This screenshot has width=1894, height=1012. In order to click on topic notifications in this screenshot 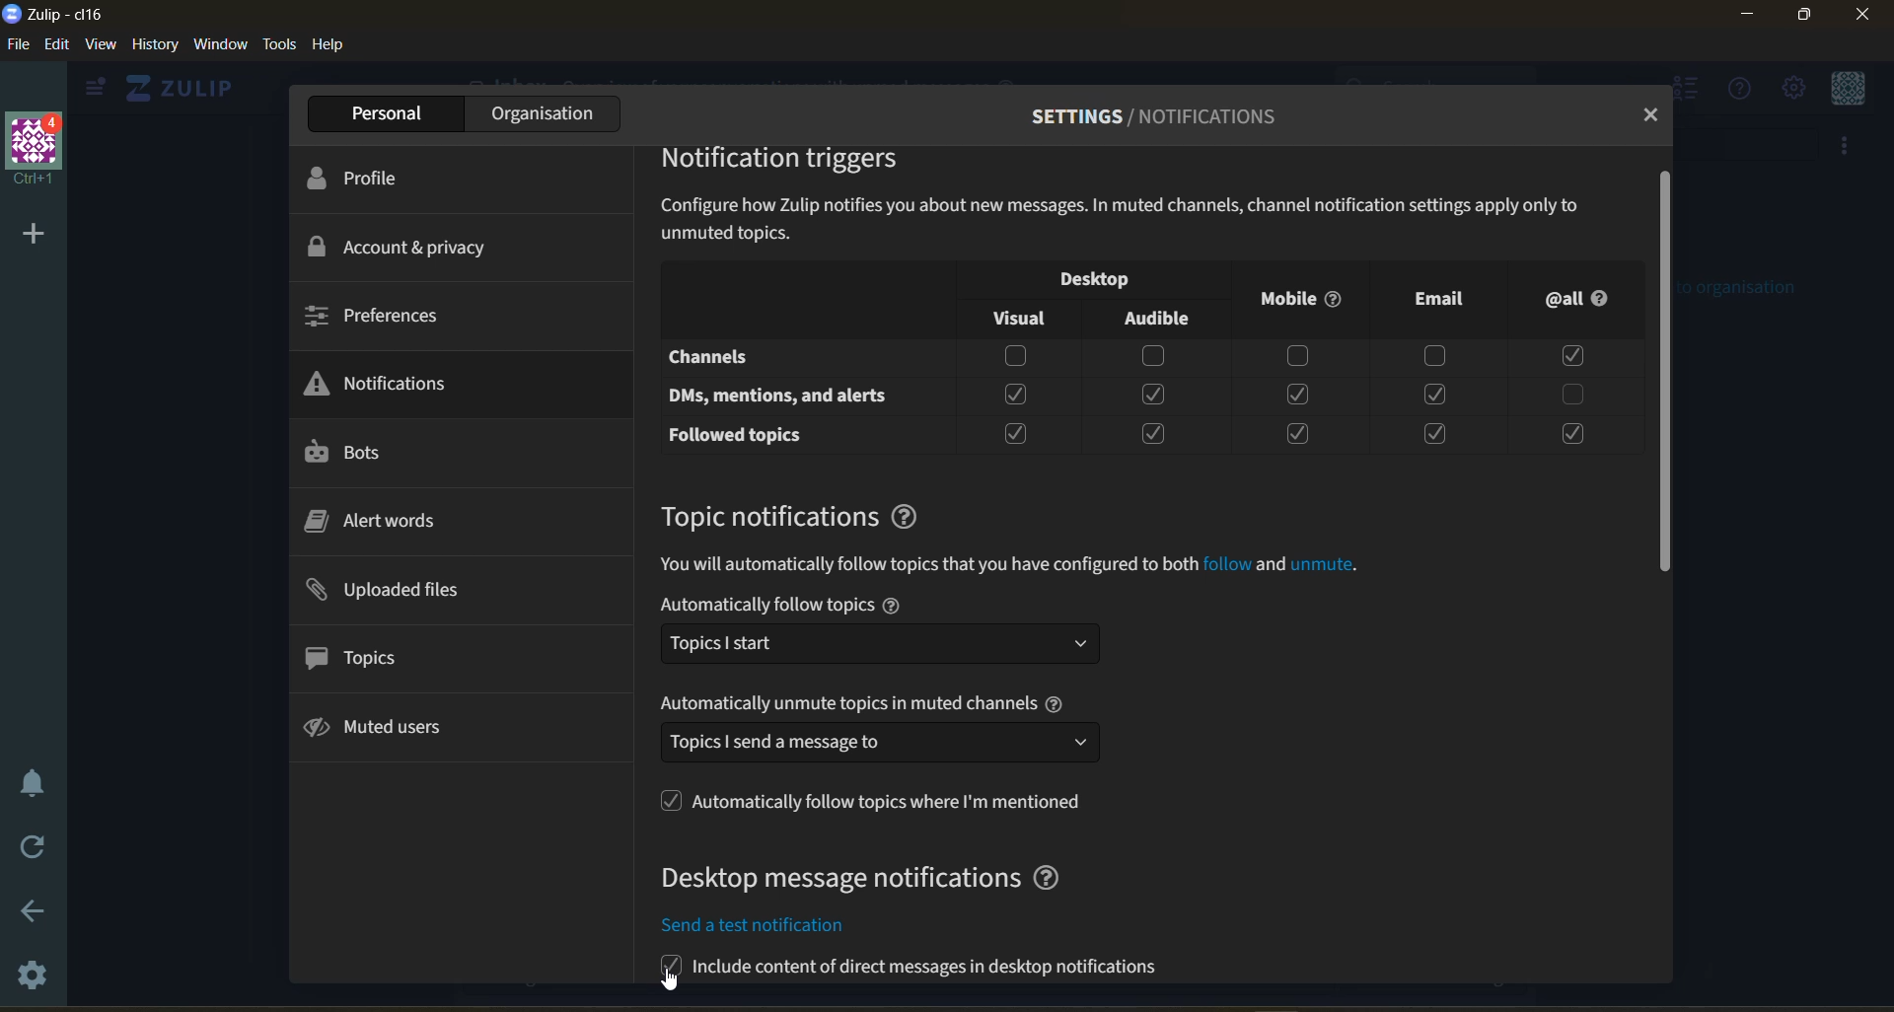, I will do `click(772, 521)`.